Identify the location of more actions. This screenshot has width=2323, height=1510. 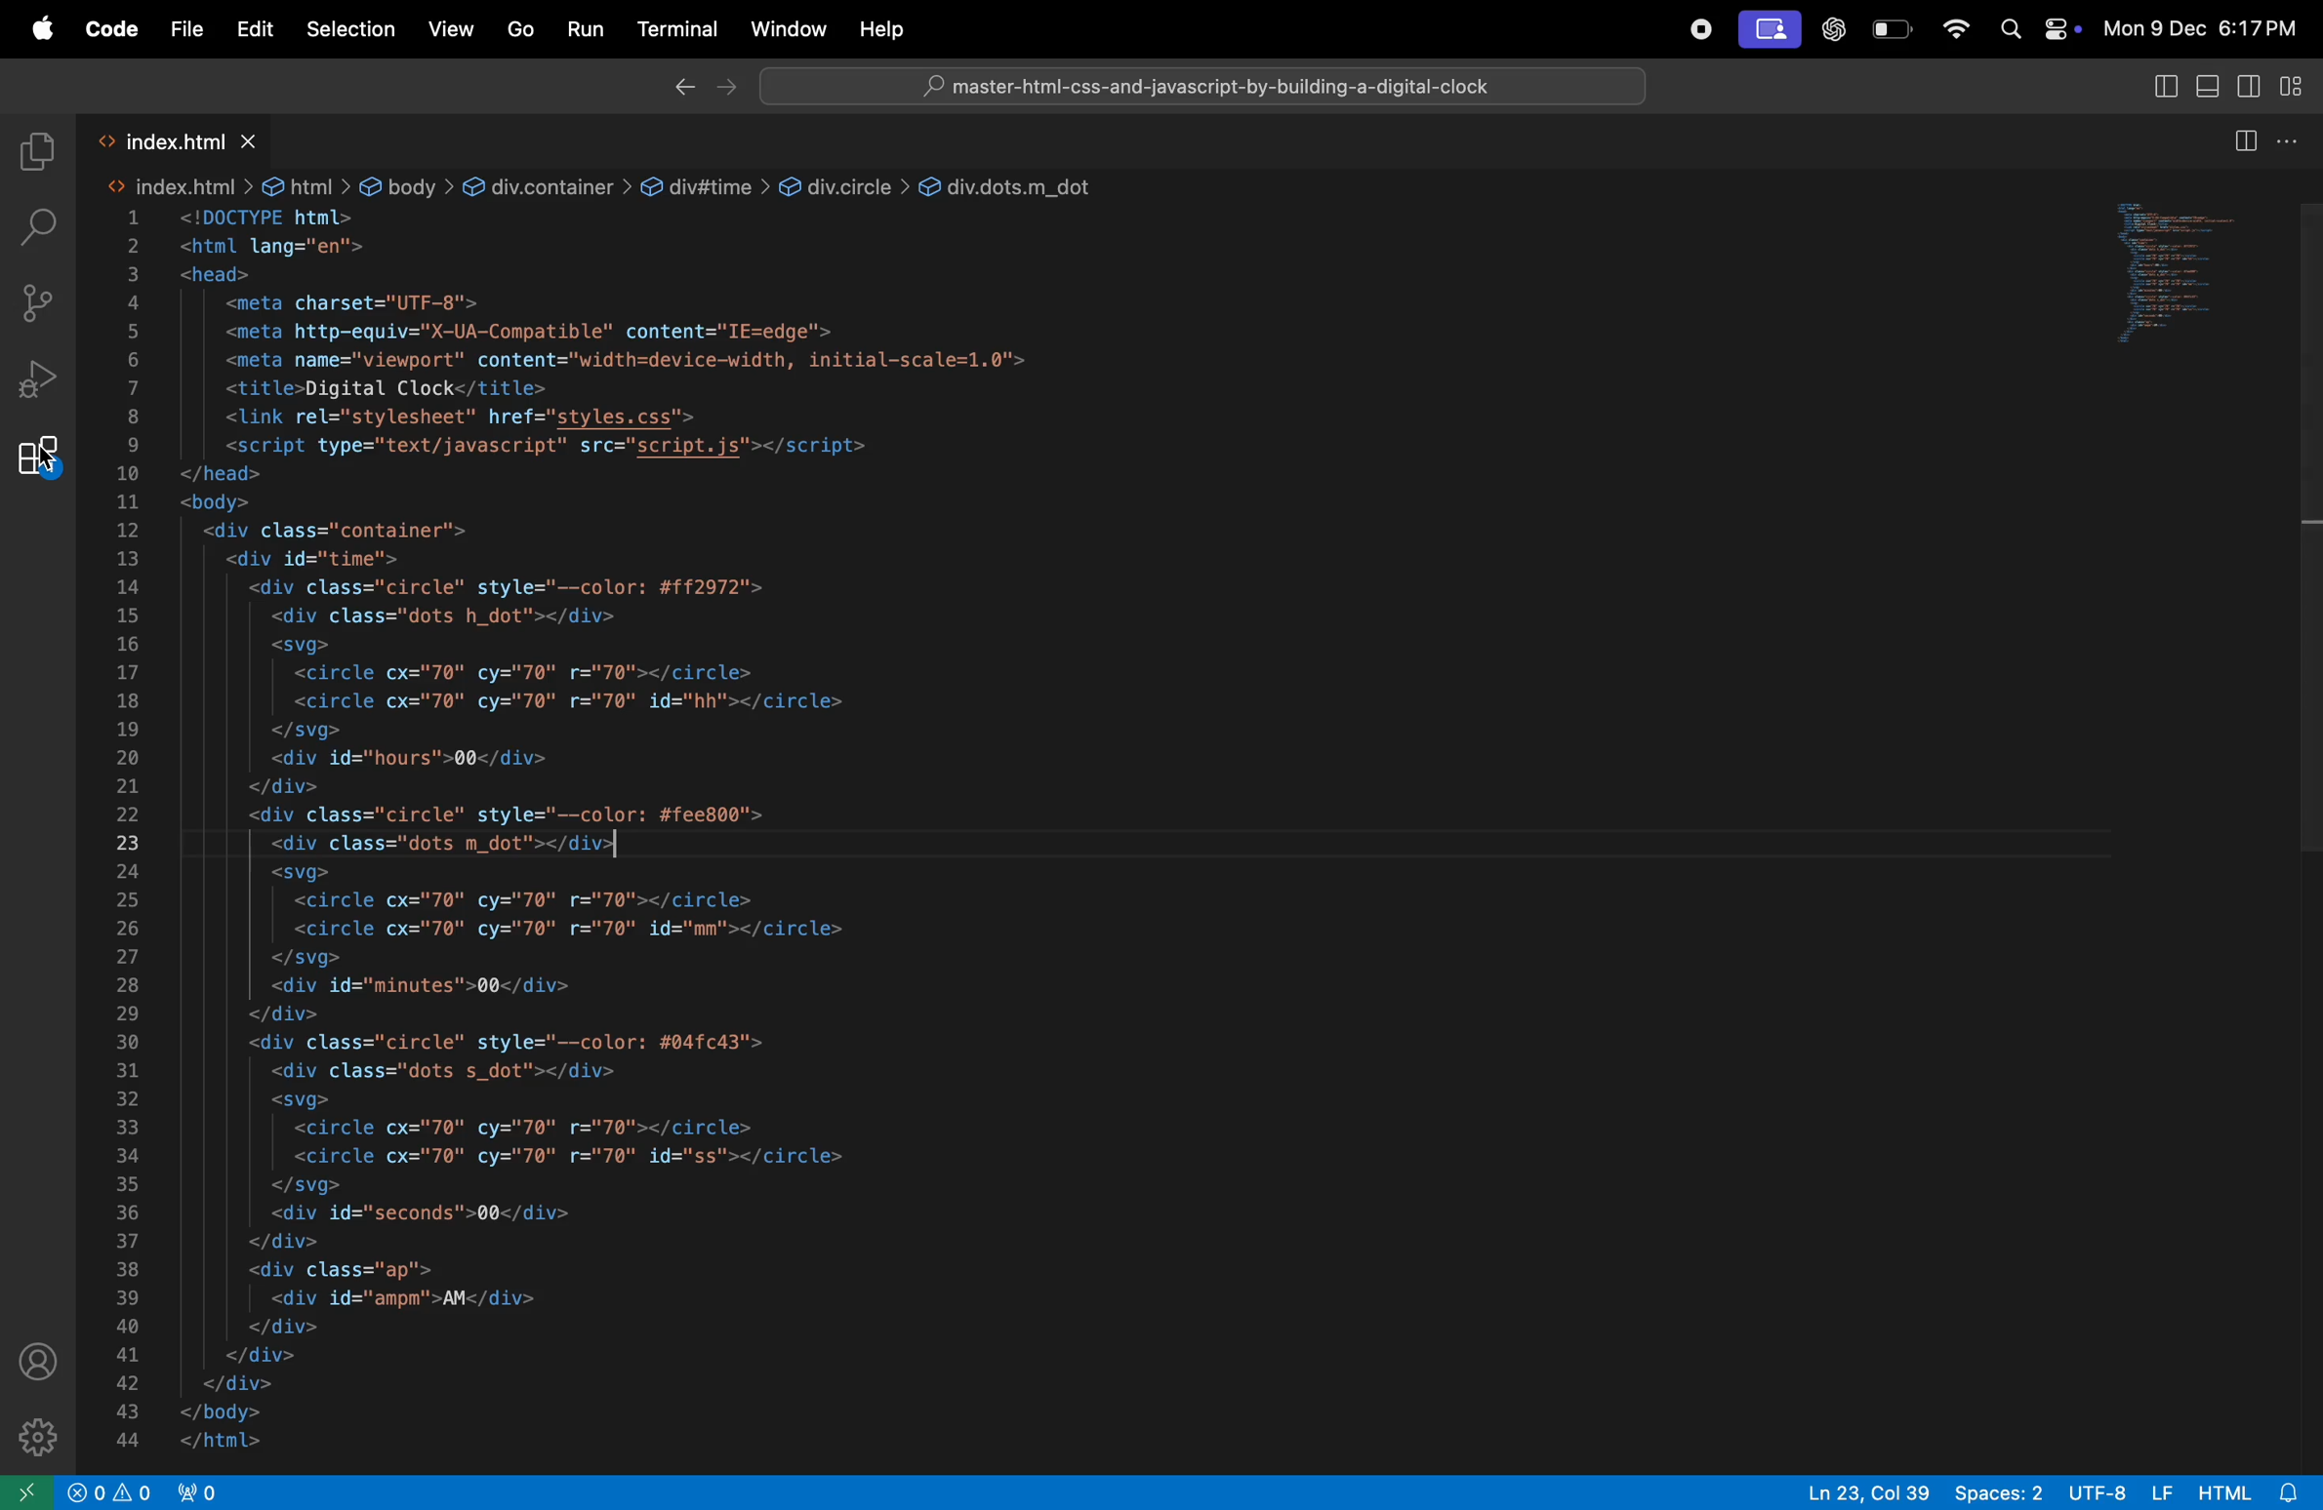
(2294, 137).